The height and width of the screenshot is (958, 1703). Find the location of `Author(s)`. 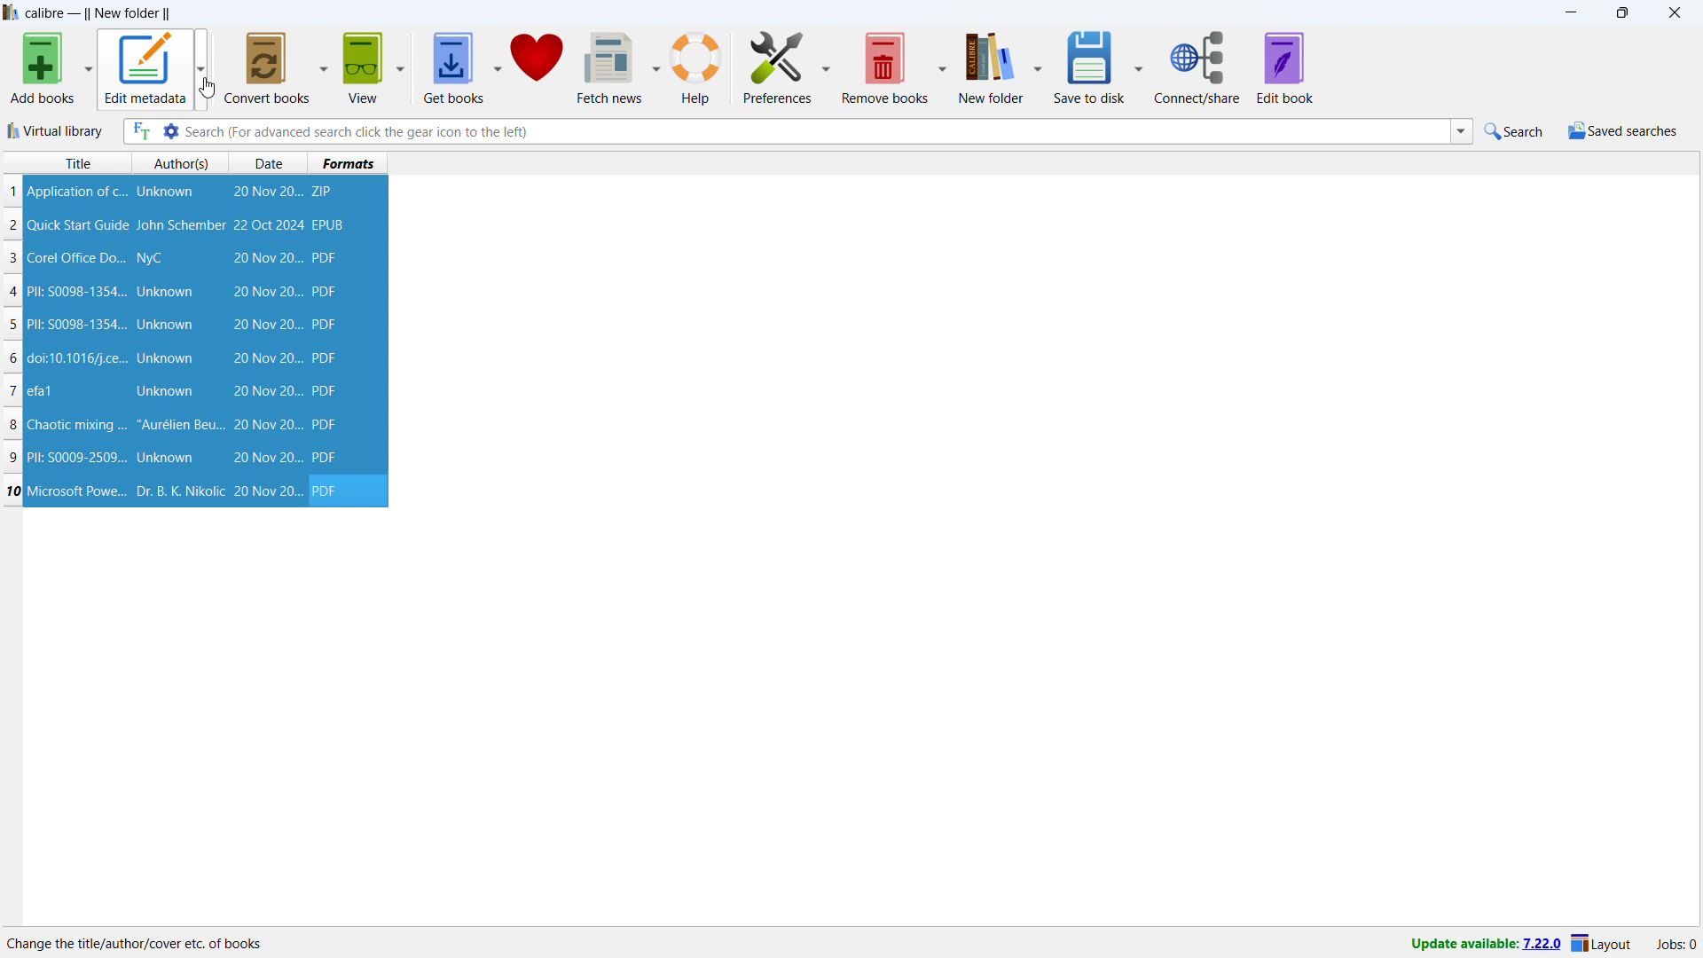

Author(s) is located at coordinates (182, 163).